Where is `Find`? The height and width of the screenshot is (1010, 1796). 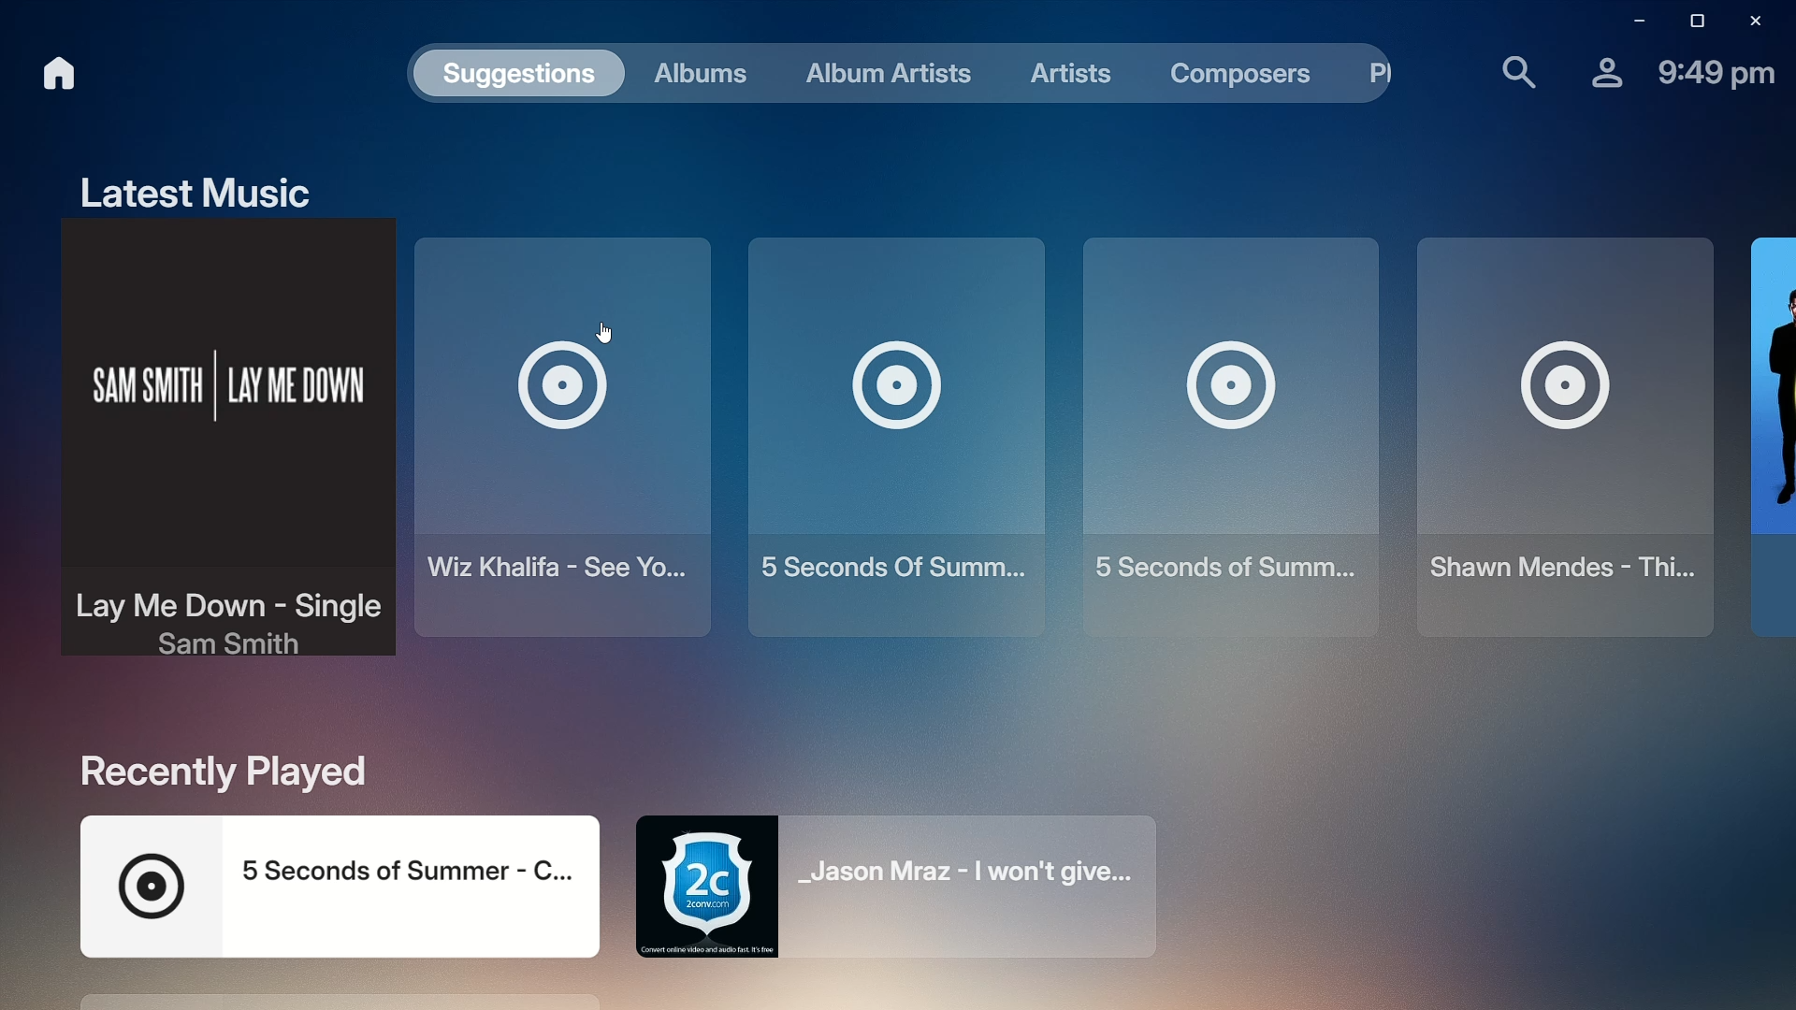
Find is located at coordinates (1507, 69).